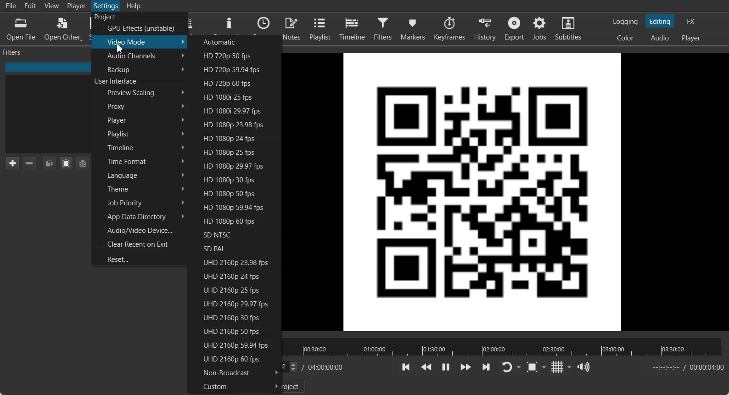  What do you see at coordinates (412, 29) in the screenshot?
I see `Markers` at bounding box center [412, 29].